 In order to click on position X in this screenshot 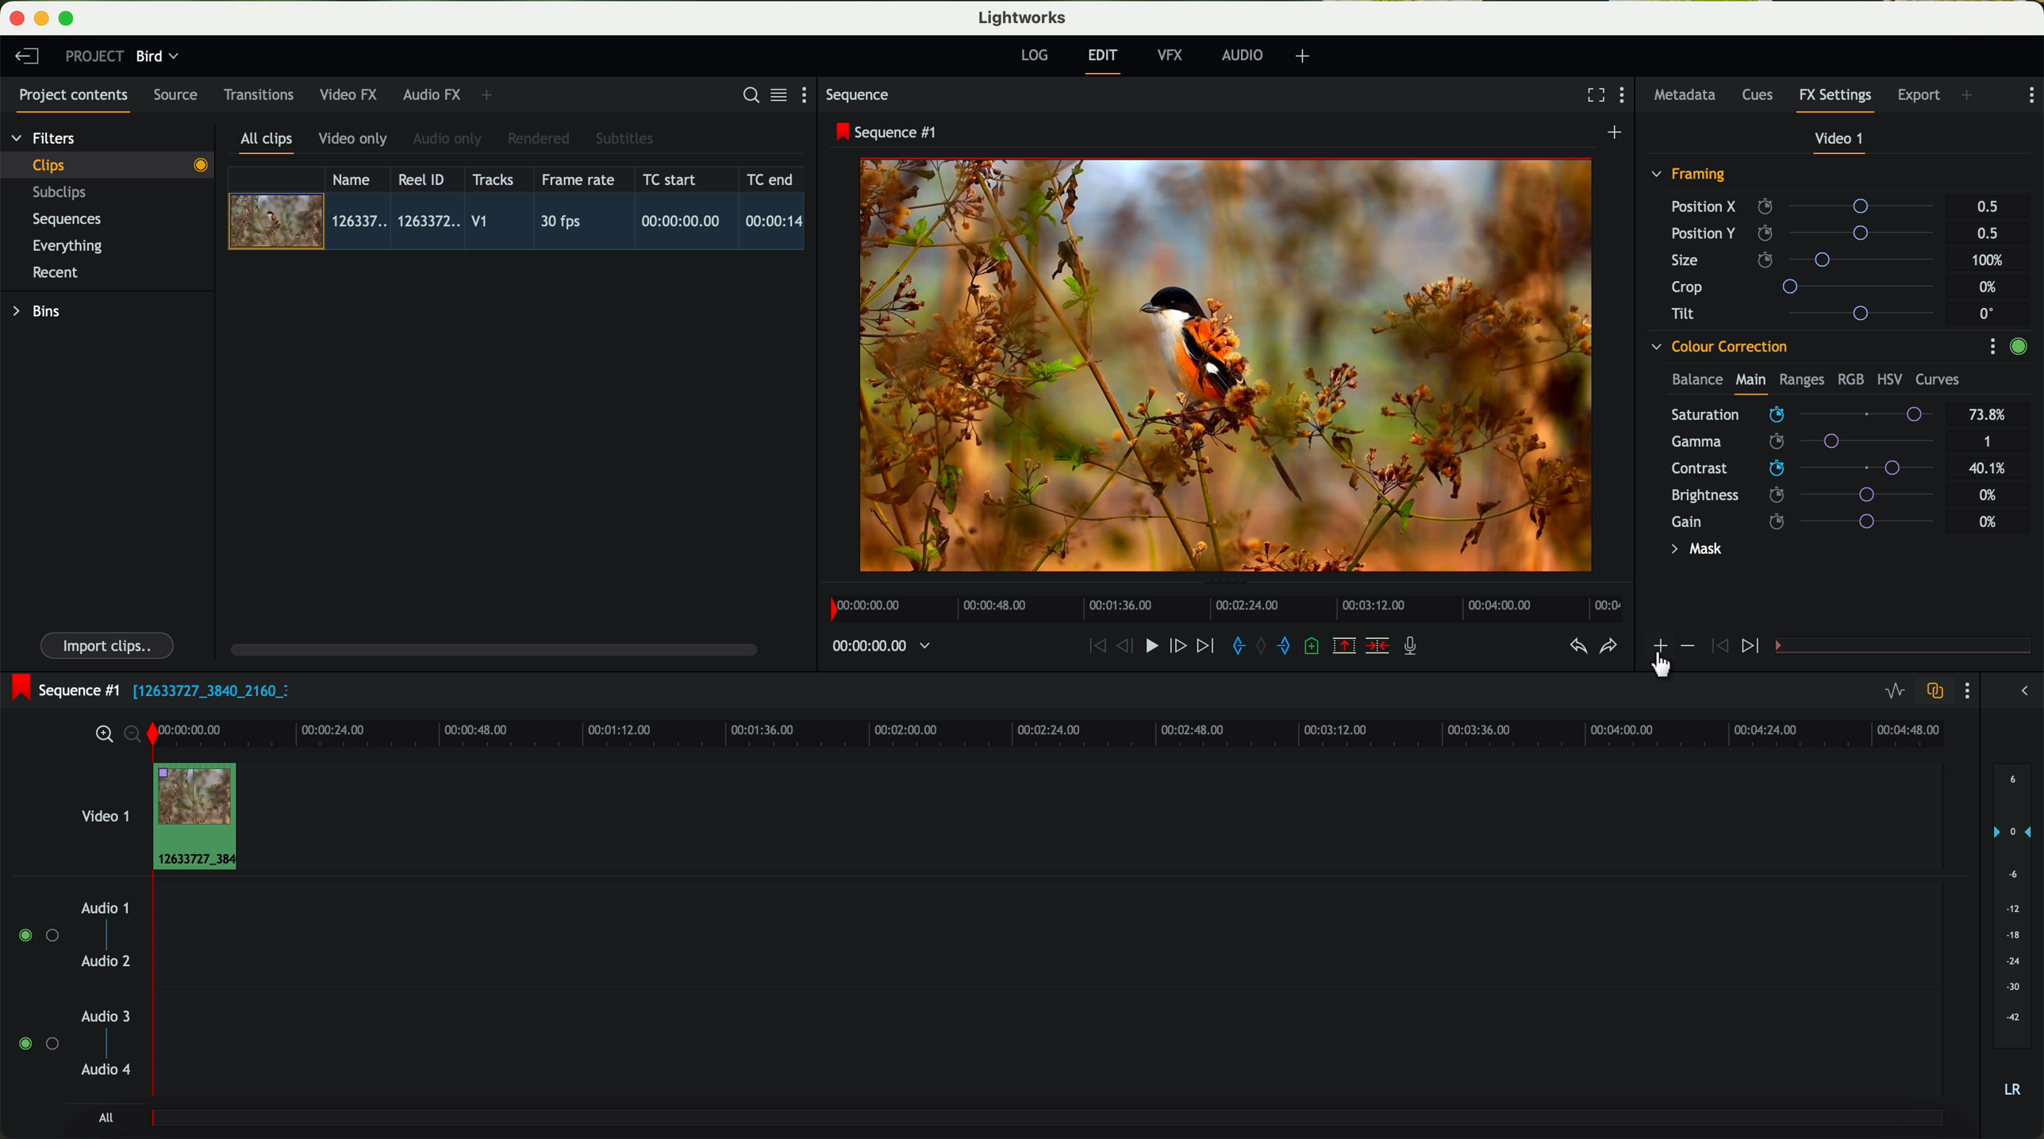, I will do `click(1808, 206)`.